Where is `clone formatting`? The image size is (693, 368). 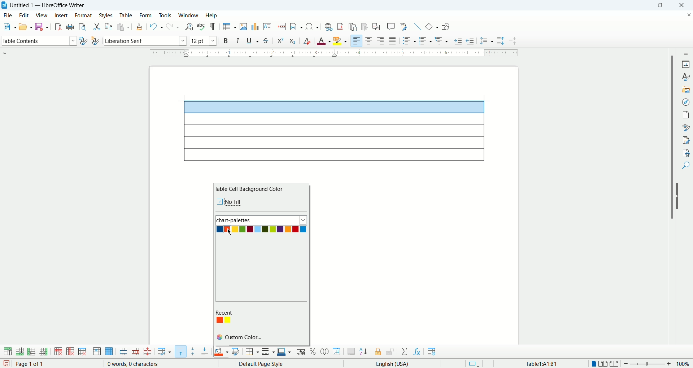
clone formatting is located at coordinates (139, 26).